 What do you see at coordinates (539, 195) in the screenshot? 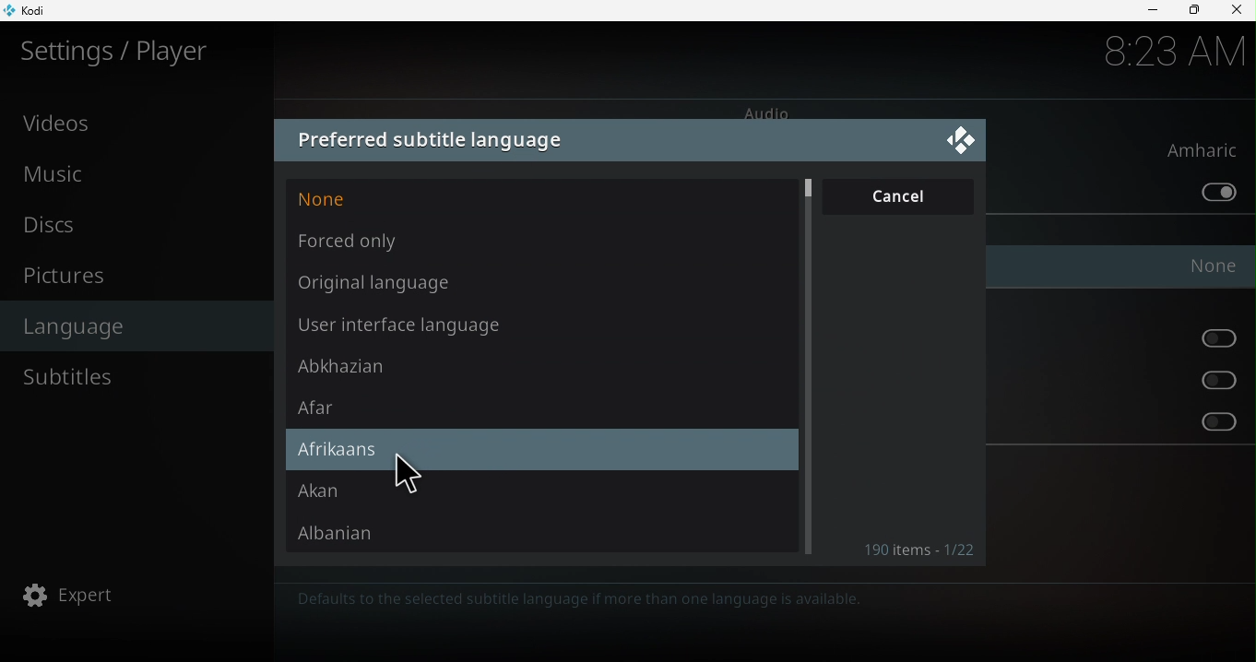
I see `None` at bounding box center [539, 195].